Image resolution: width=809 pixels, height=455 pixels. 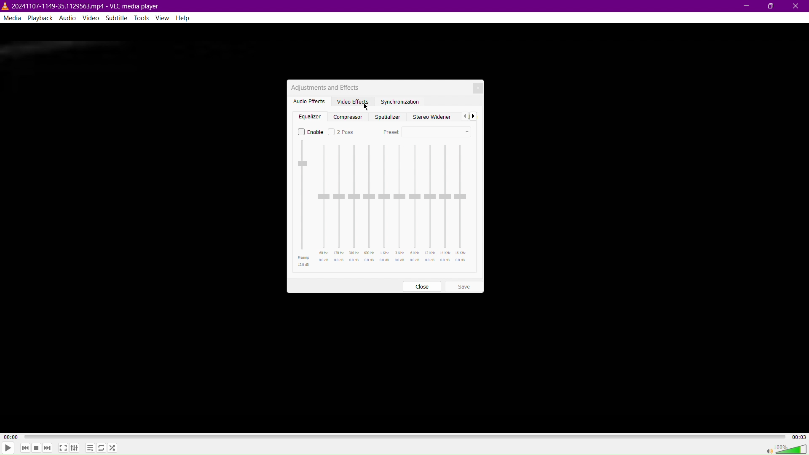 What do you see at coordinates (342, 132) in the screenshot?
I see `2 Pass` at bounding box center [342, 132].